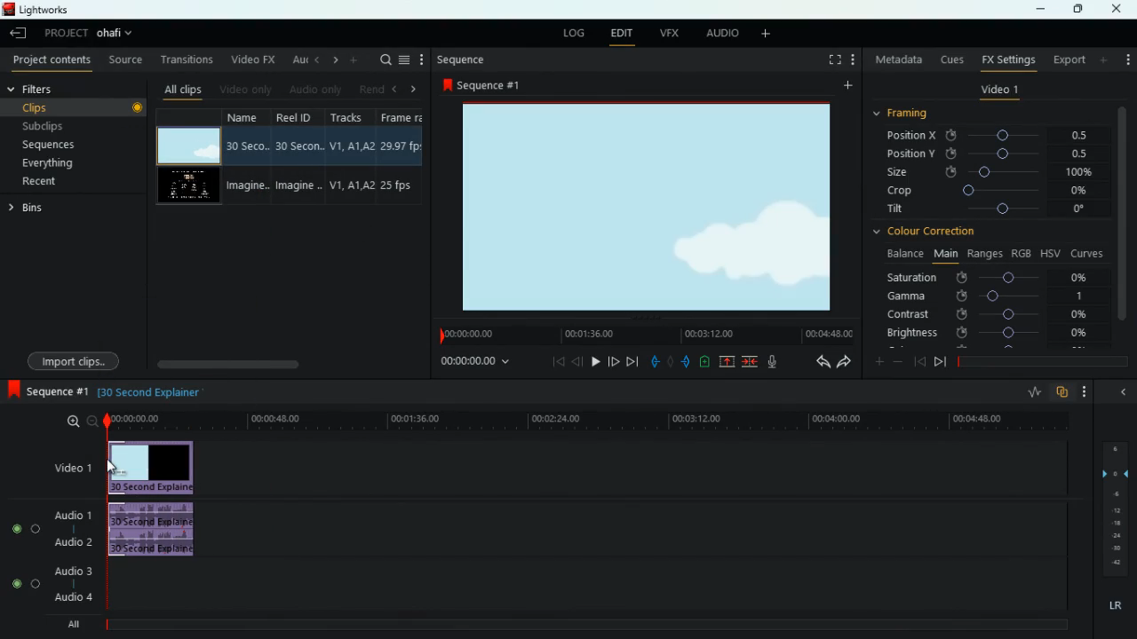 The image size is (1137, 639). What do you see at coordinates (184, 59) in the screenshot?
I see `transitions` at bounding box center [184, 59].